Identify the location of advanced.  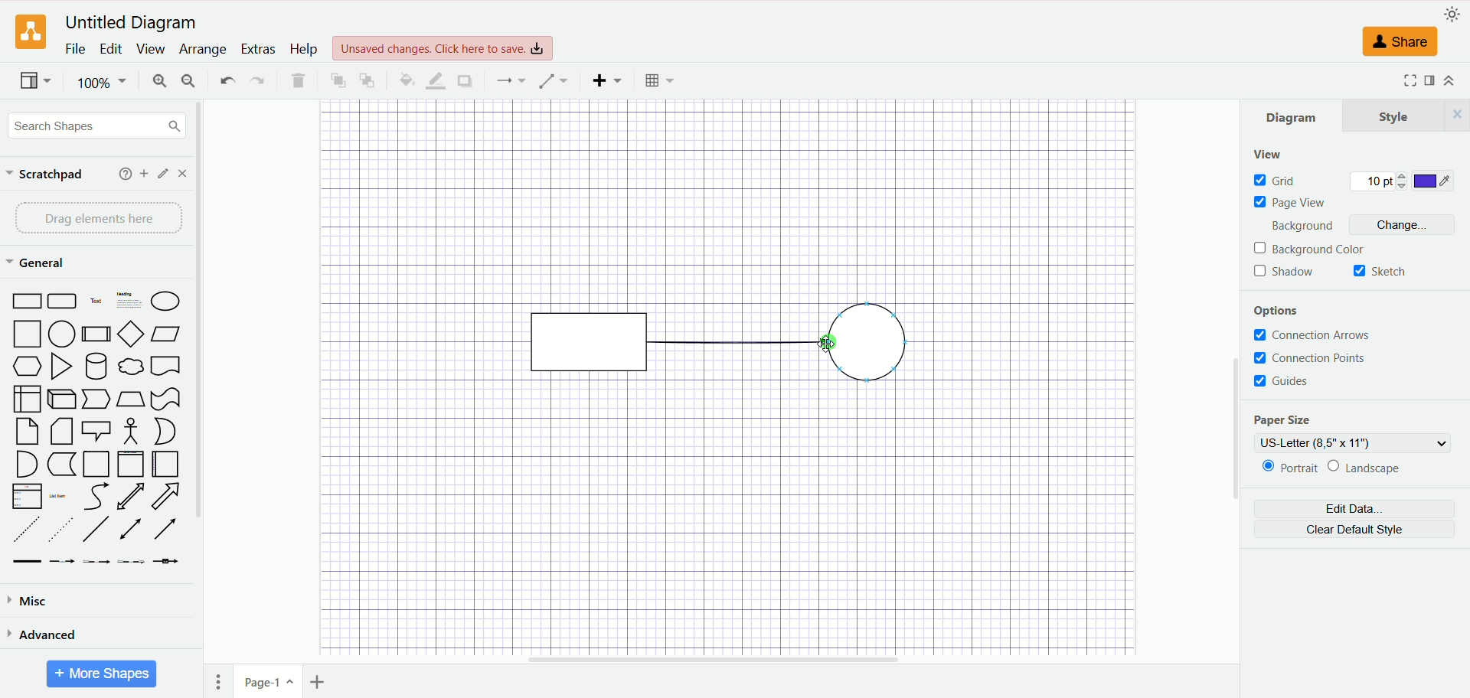
(44, 634).